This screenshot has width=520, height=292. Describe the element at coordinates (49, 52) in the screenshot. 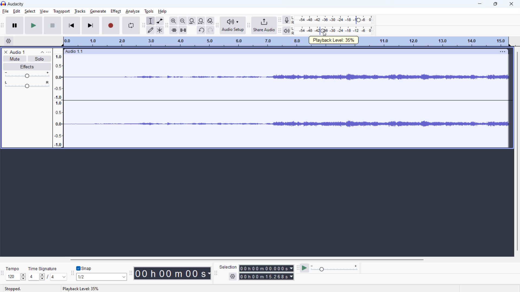

I see `view menu` at that location.